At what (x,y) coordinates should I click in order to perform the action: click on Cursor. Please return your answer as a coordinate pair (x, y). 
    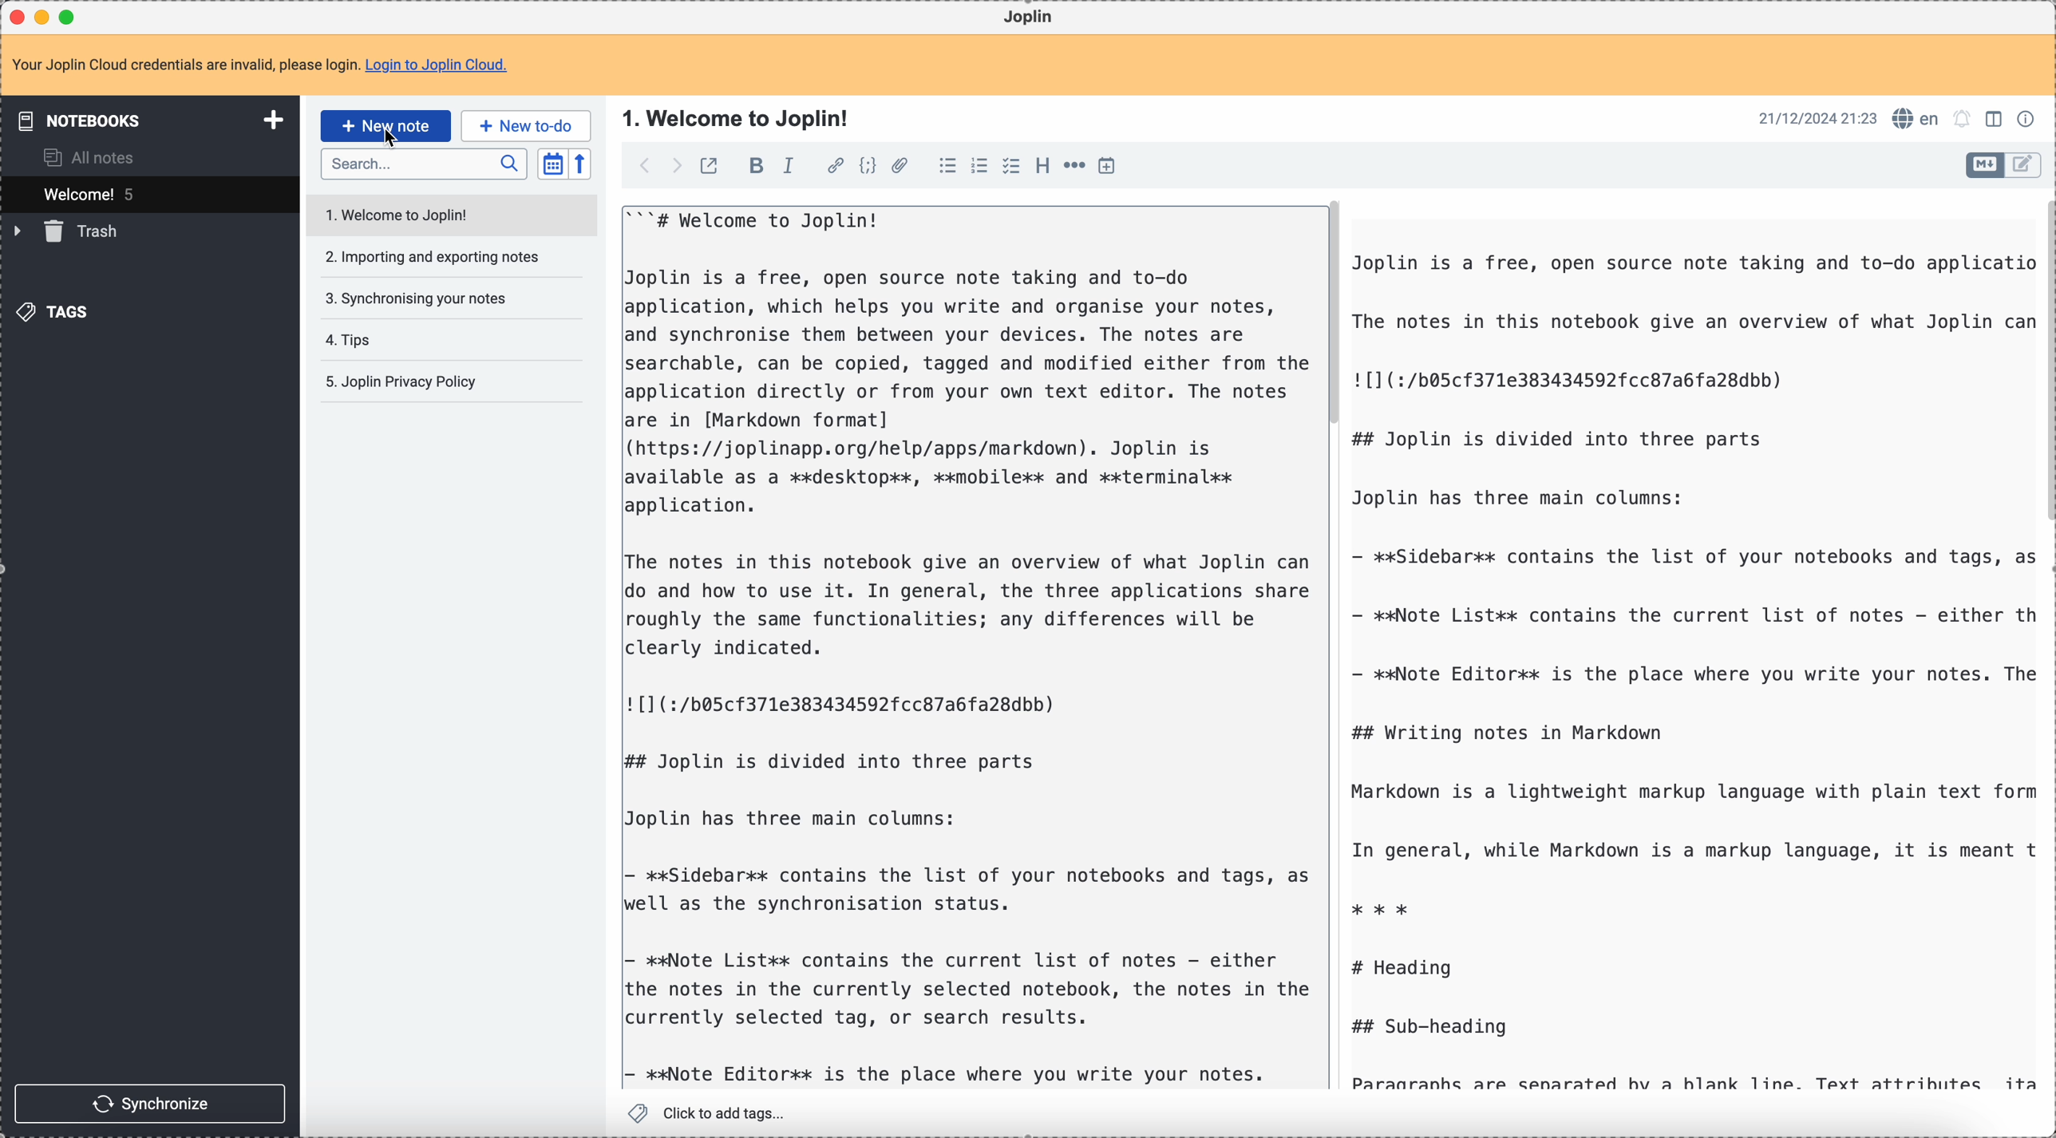
    Looking at the image, I should click on (391, 140).